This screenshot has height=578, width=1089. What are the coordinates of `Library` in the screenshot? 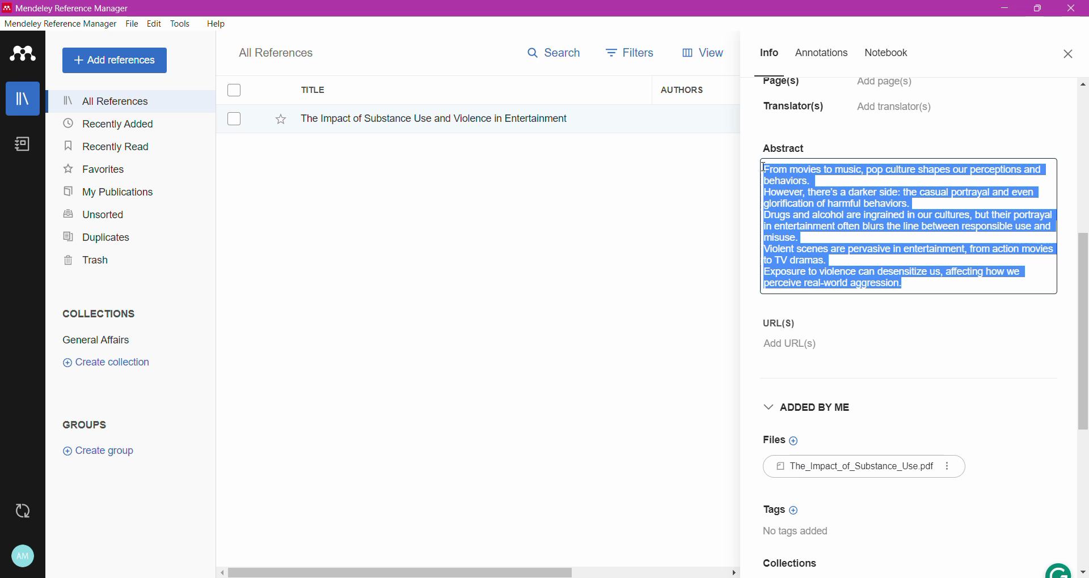 It's located at (23, 100).